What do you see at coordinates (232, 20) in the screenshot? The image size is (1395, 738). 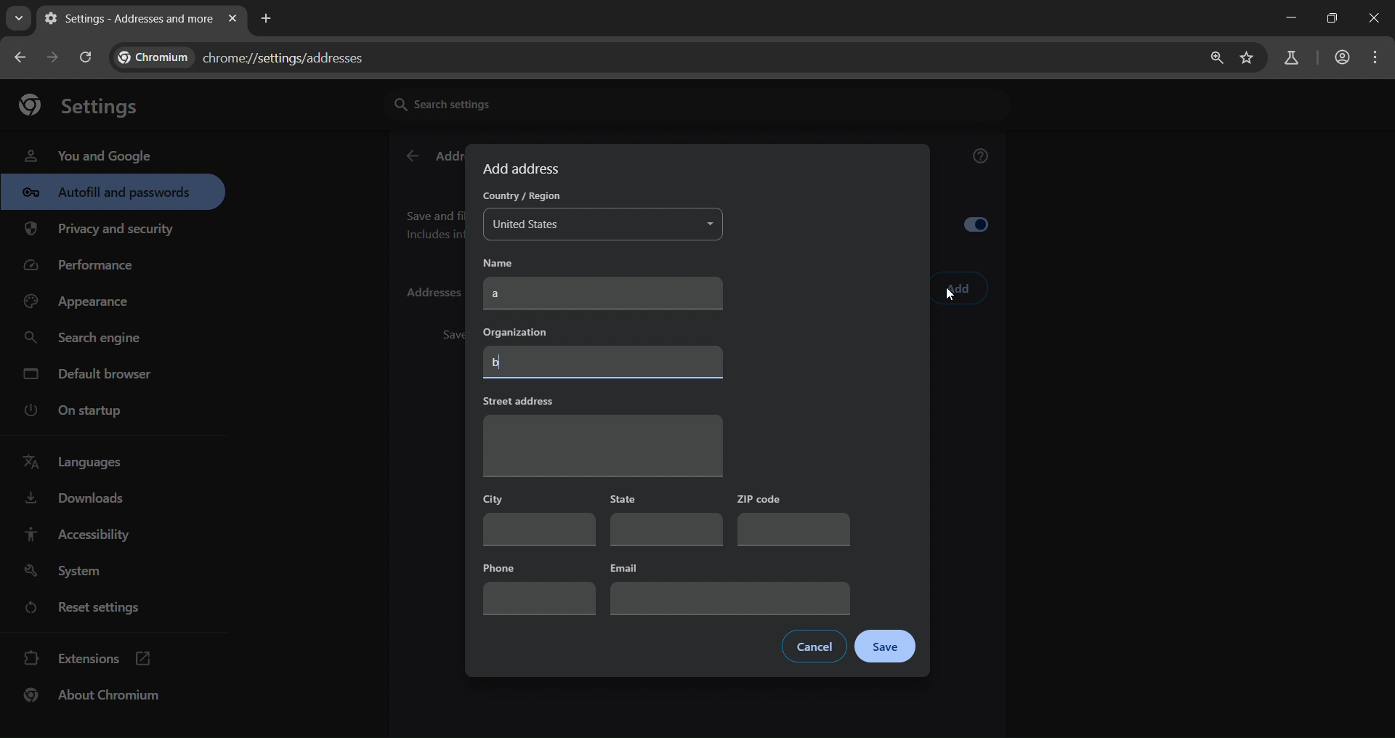 I see `close tab` at bounding box center [232, 20].